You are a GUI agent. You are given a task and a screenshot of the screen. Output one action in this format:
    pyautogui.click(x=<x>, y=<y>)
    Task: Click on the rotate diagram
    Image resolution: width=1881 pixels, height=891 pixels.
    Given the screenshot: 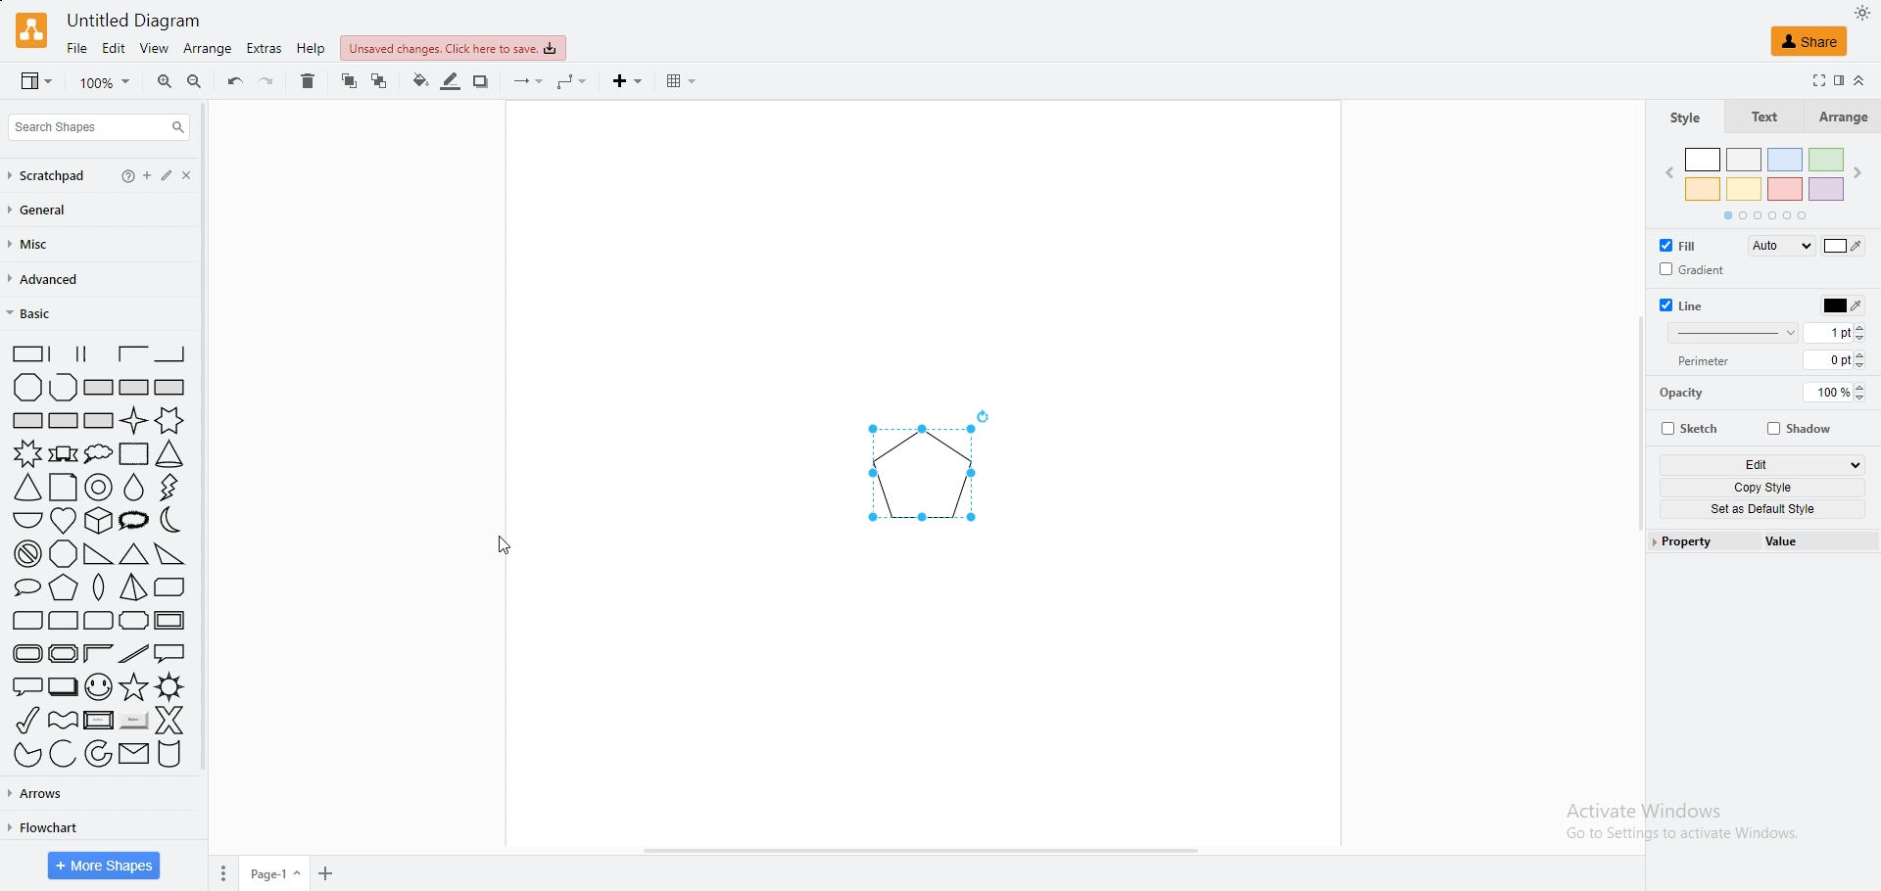 What is the action you would take?
    pyautogui.click(x=989, y=416)
    